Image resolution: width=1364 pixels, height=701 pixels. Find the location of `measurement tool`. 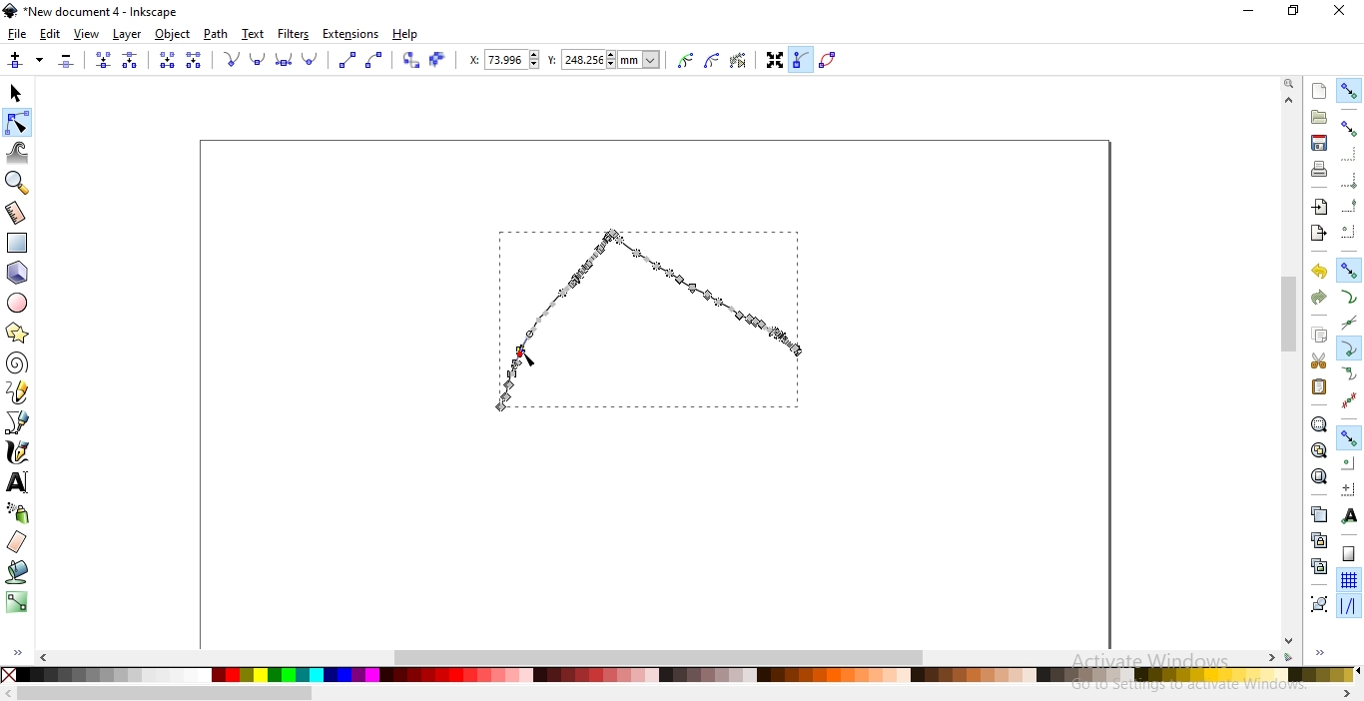

measurement tool is located at coordinates (16, 215).